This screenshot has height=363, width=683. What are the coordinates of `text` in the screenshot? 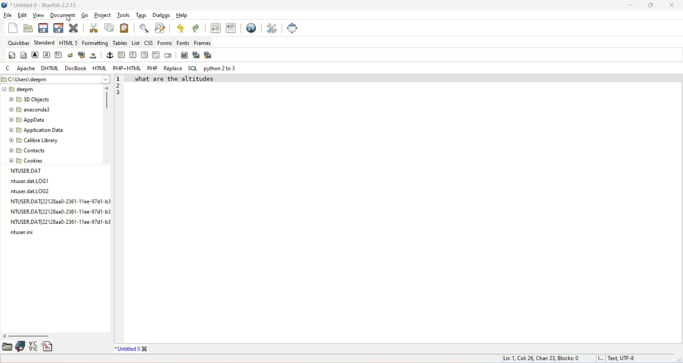 It's located at (55, 204).